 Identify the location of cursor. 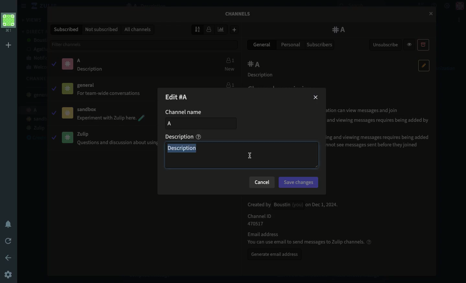
(431, 14).